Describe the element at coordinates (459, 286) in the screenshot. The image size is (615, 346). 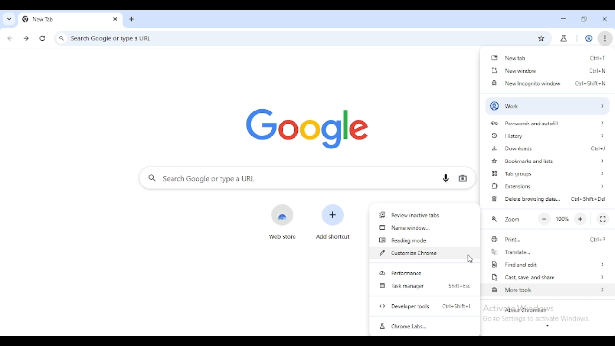
I see `shortcut for task manager` at that location.